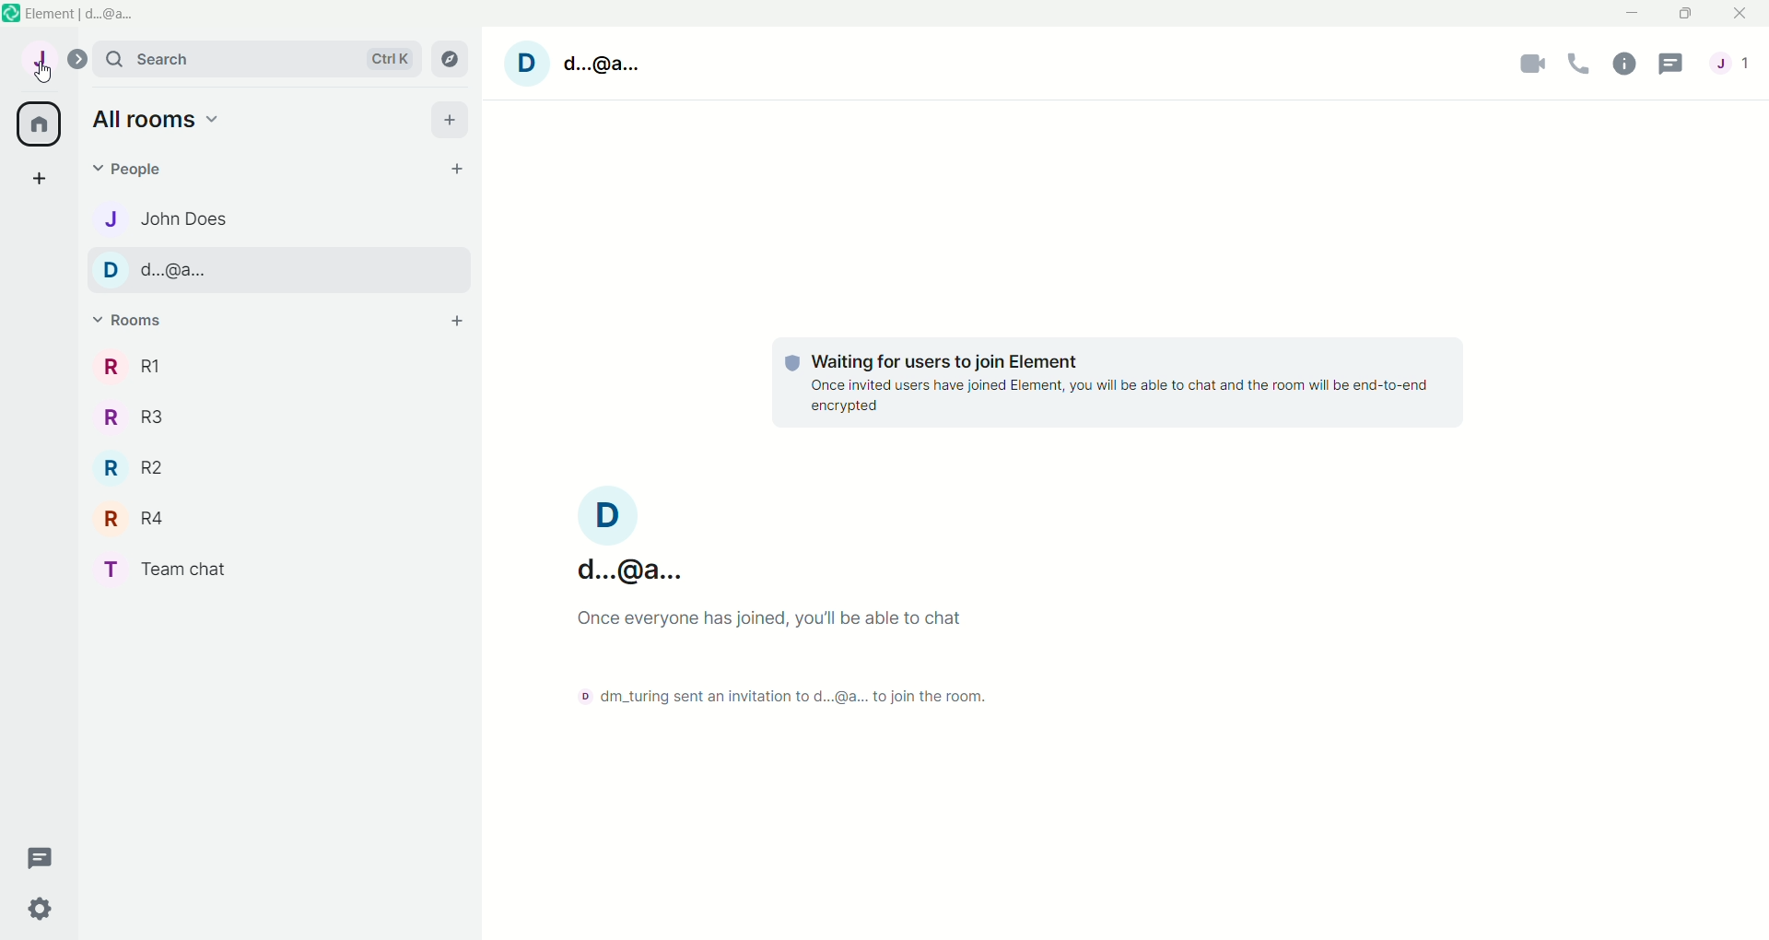  I want to click on voice call, so click(1579, 65).